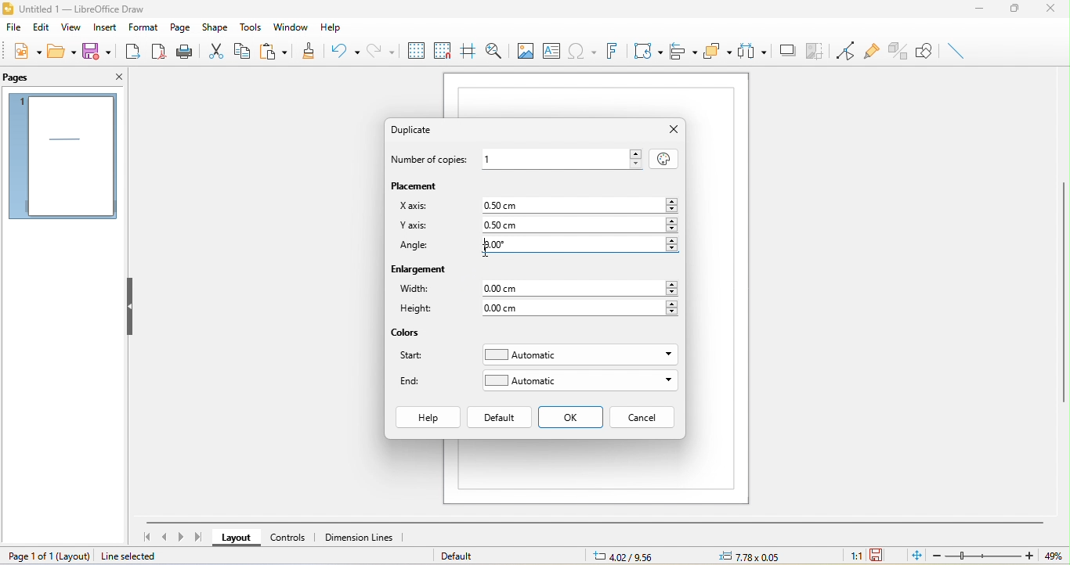 This screenshot has width=1070, height=565. Describe the element at coordinates (421, 272) in the screenshot. I see `enlargement` at that location.